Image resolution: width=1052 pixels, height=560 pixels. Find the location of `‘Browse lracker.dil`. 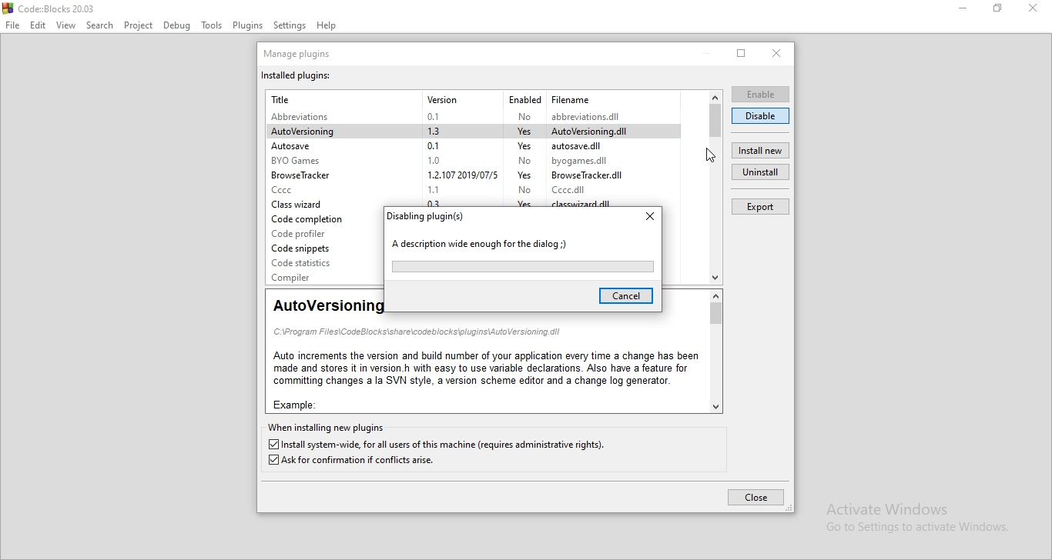

‘Browse lracker.dil is located at coordinates (590, 175).